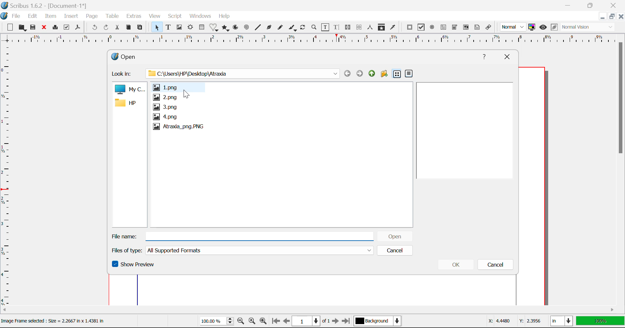 This screenshot has height=328, width=625. What do you see at coordinates (485, 56) in the screenshot?
I see `Help` at bounding box center [485, 56].